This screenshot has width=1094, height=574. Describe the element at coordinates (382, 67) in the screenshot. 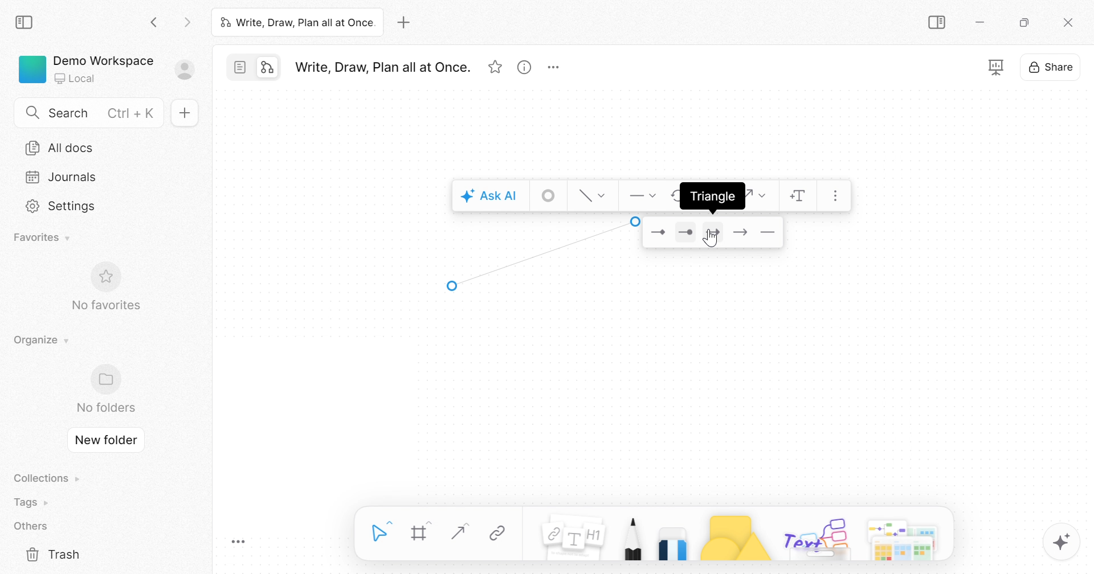

I see `Write, Draw, Plan all at Once.` at that location.